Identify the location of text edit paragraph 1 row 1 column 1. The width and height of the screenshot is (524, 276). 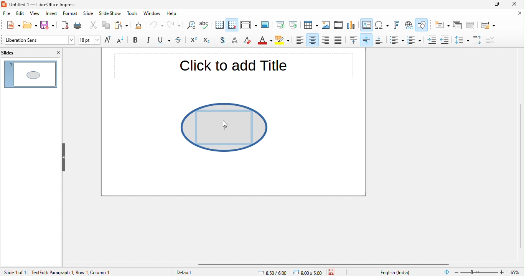
(91, 272).